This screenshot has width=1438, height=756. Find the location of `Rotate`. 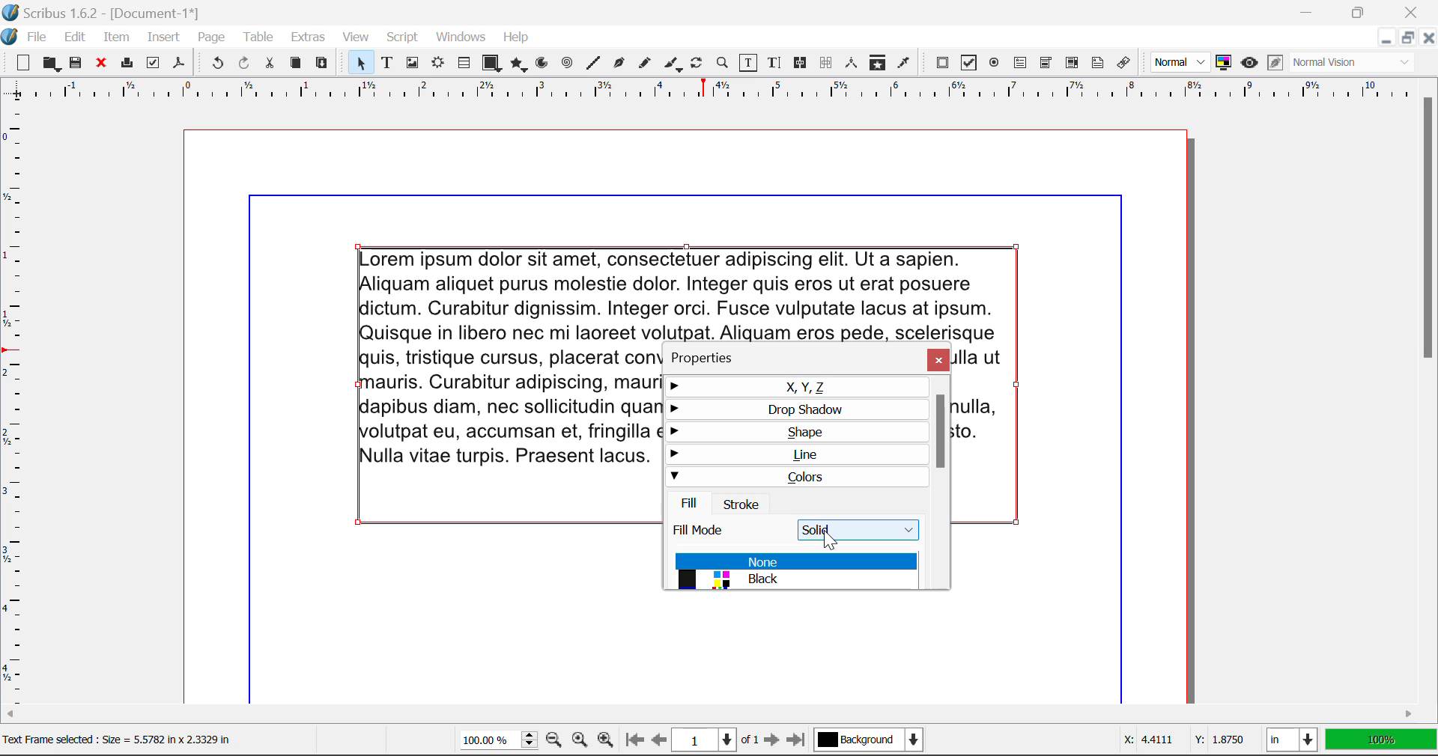

Rotate is located at coordinates (697, 63).